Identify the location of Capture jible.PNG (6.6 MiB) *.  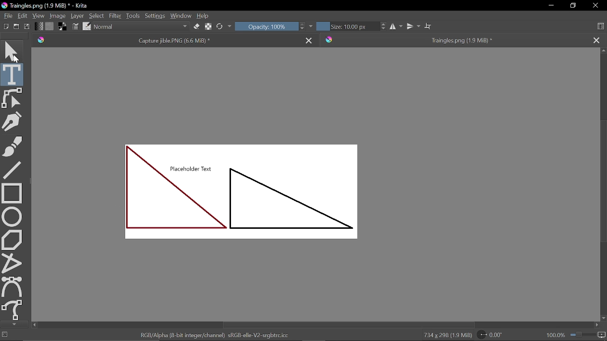
(168, 40).